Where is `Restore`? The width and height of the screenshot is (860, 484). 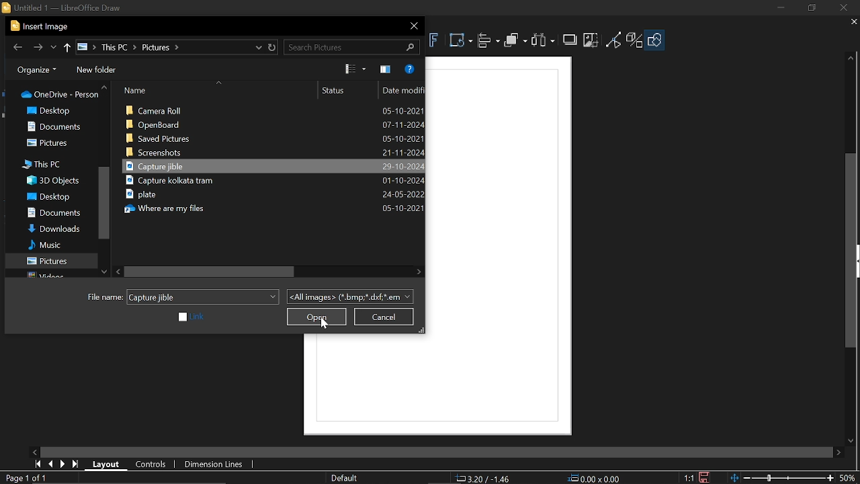 Restore is located at coordinates (273, 46).